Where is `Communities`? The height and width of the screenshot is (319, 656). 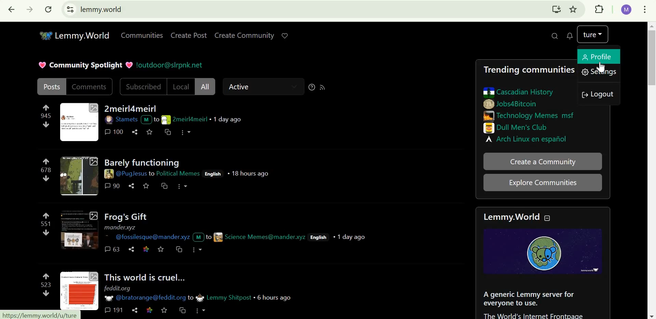
Communities is located at coordinates (140, 35).